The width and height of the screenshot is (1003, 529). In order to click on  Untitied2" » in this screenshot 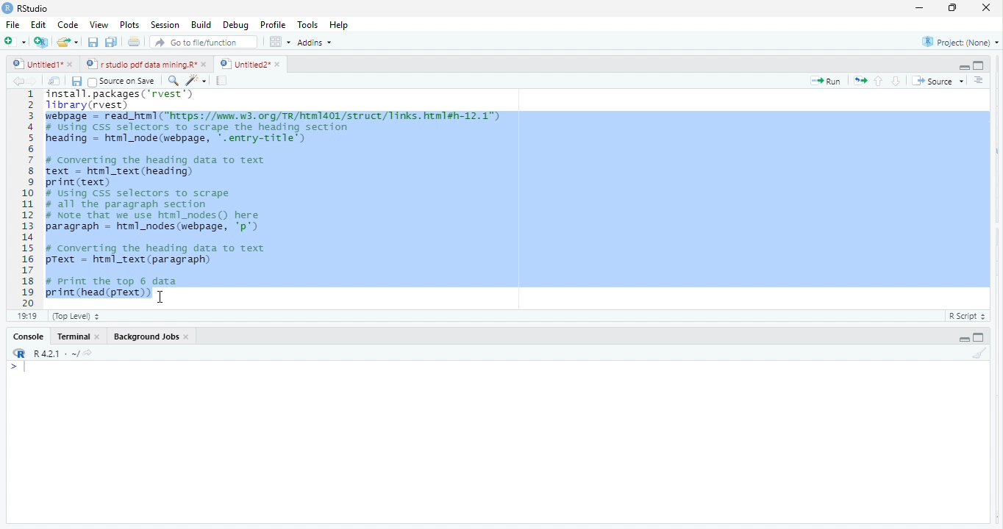, I will do `click(248, 65)`.